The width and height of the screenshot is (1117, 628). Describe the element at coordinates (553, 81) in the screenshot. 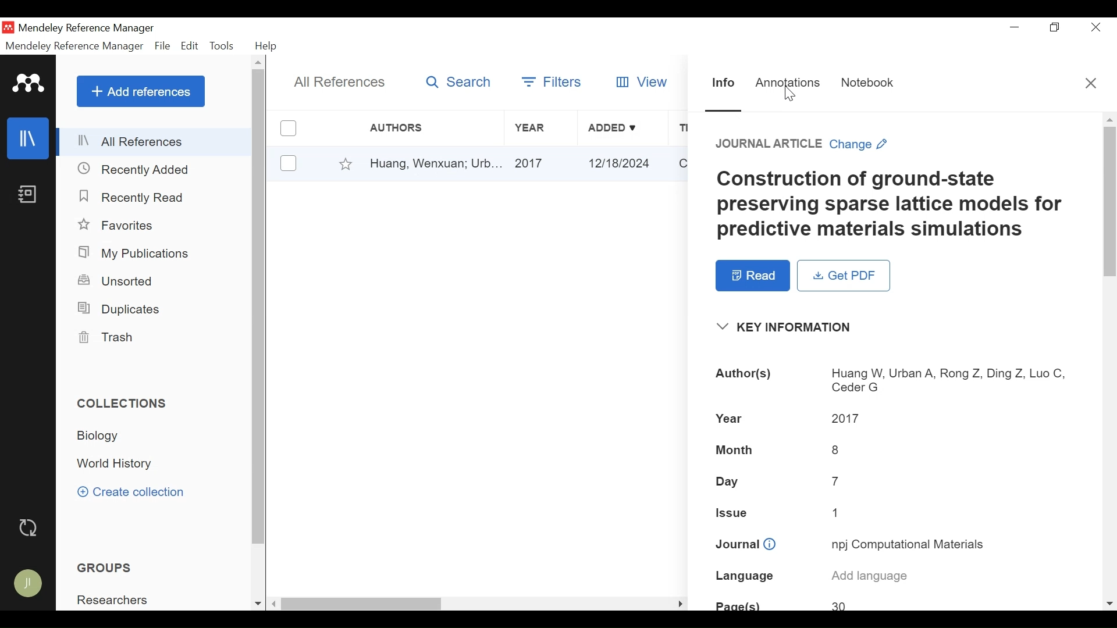

I see `Filters` at that location.